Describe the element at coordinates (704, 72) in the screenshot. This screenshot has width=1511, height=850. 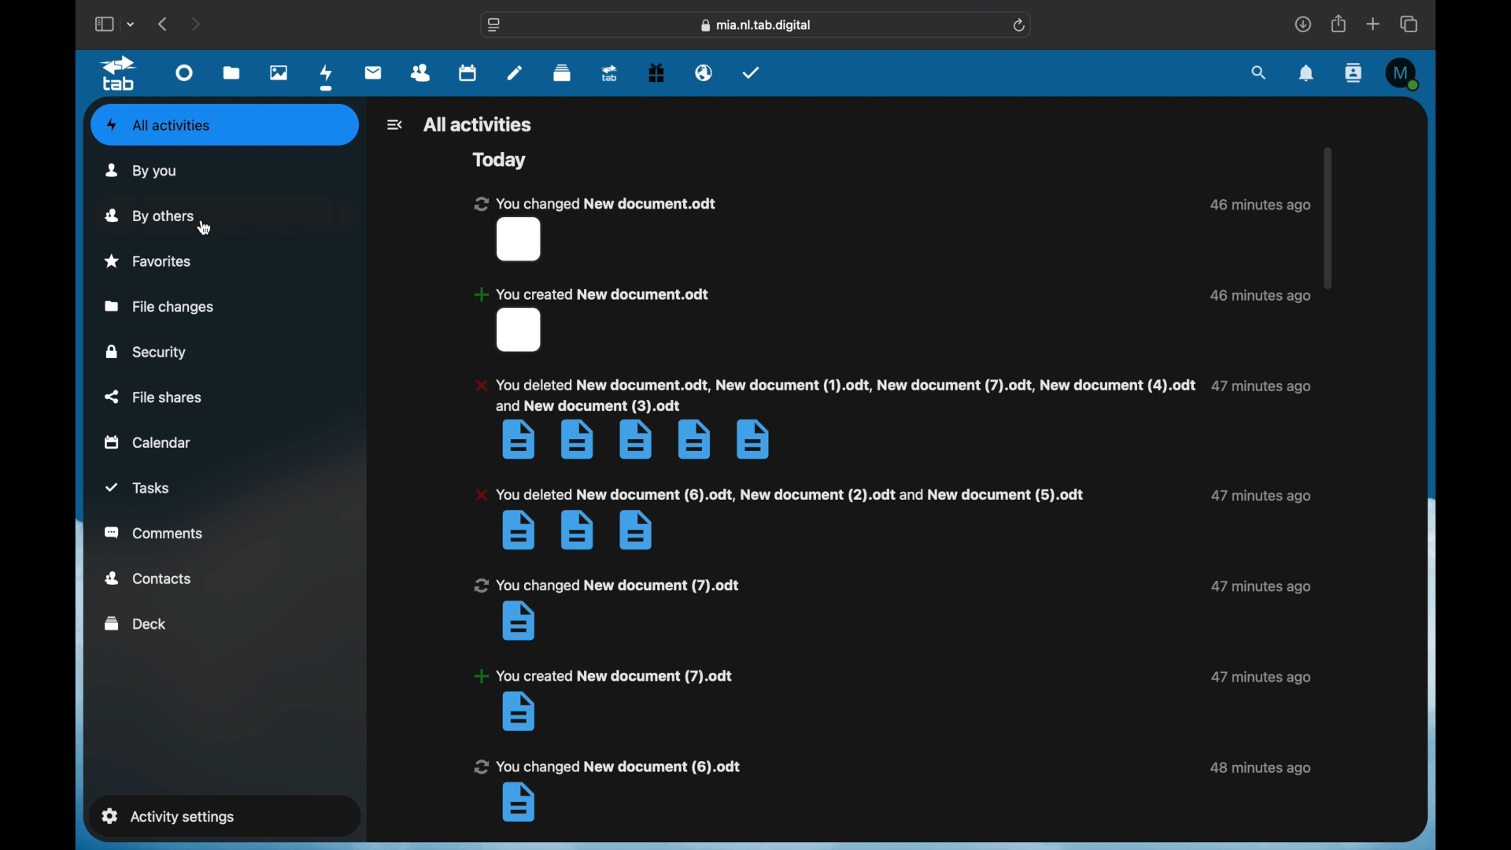
I see `email` at that location.